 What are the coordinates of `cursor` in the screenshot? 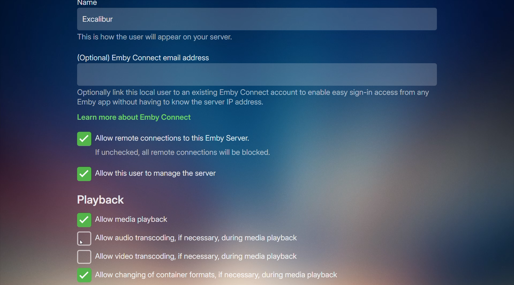 It's located at (82, 243).